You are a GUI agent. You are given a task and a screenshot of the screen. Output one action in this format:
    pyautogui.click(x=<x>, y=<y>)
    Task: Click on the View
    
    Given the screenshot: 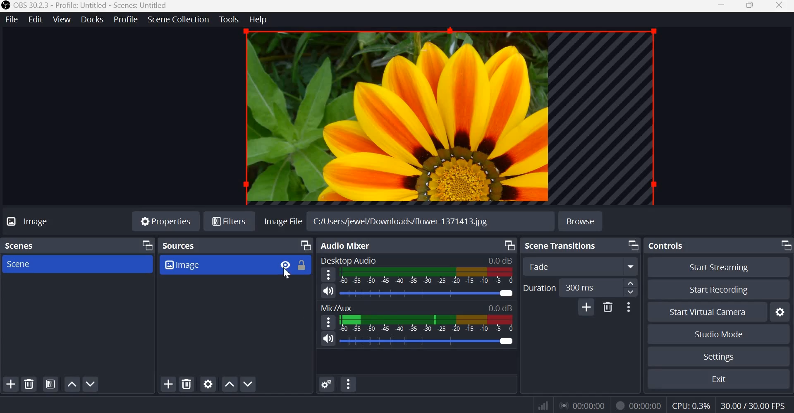 What is the action you would take?
    pyautogui.click(x=62, y=19)
    